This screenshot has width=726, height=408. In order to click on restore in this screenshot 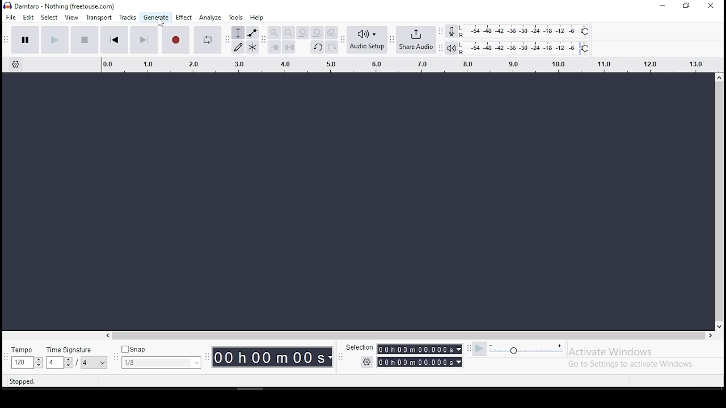, I will do `click(687, 6)`.